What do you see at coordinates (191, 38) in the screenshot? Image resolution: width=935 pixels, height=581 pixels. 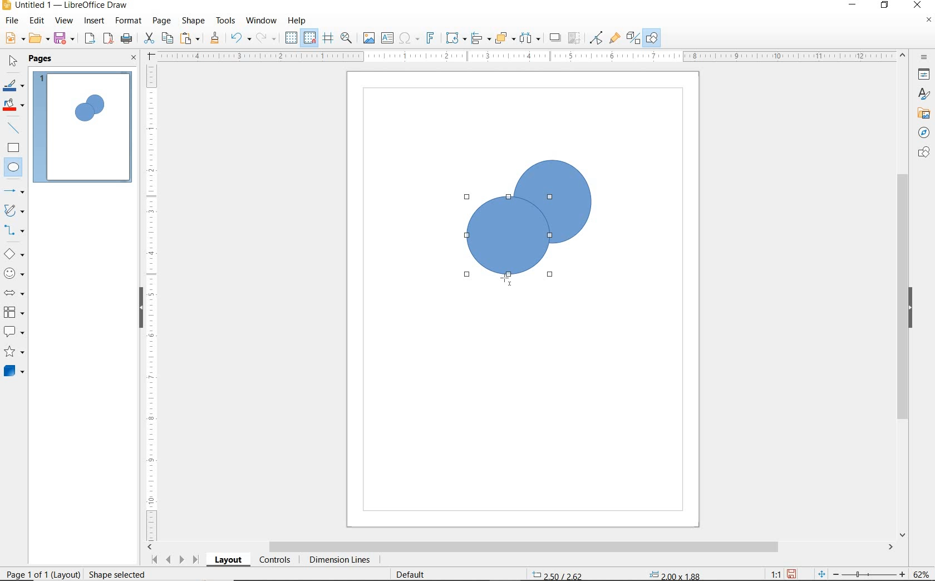 I see `PASTE` at bounding box center [191, 38].